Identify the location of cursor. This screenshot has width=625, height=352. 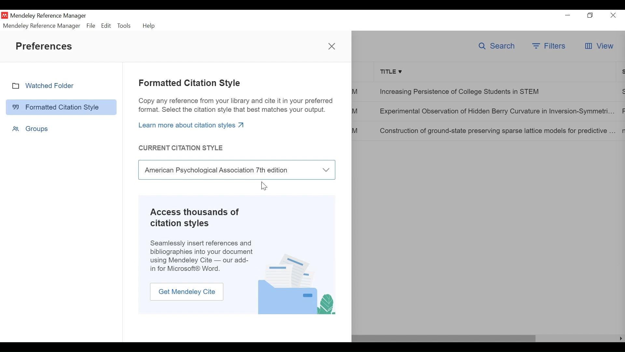
(265, 186).